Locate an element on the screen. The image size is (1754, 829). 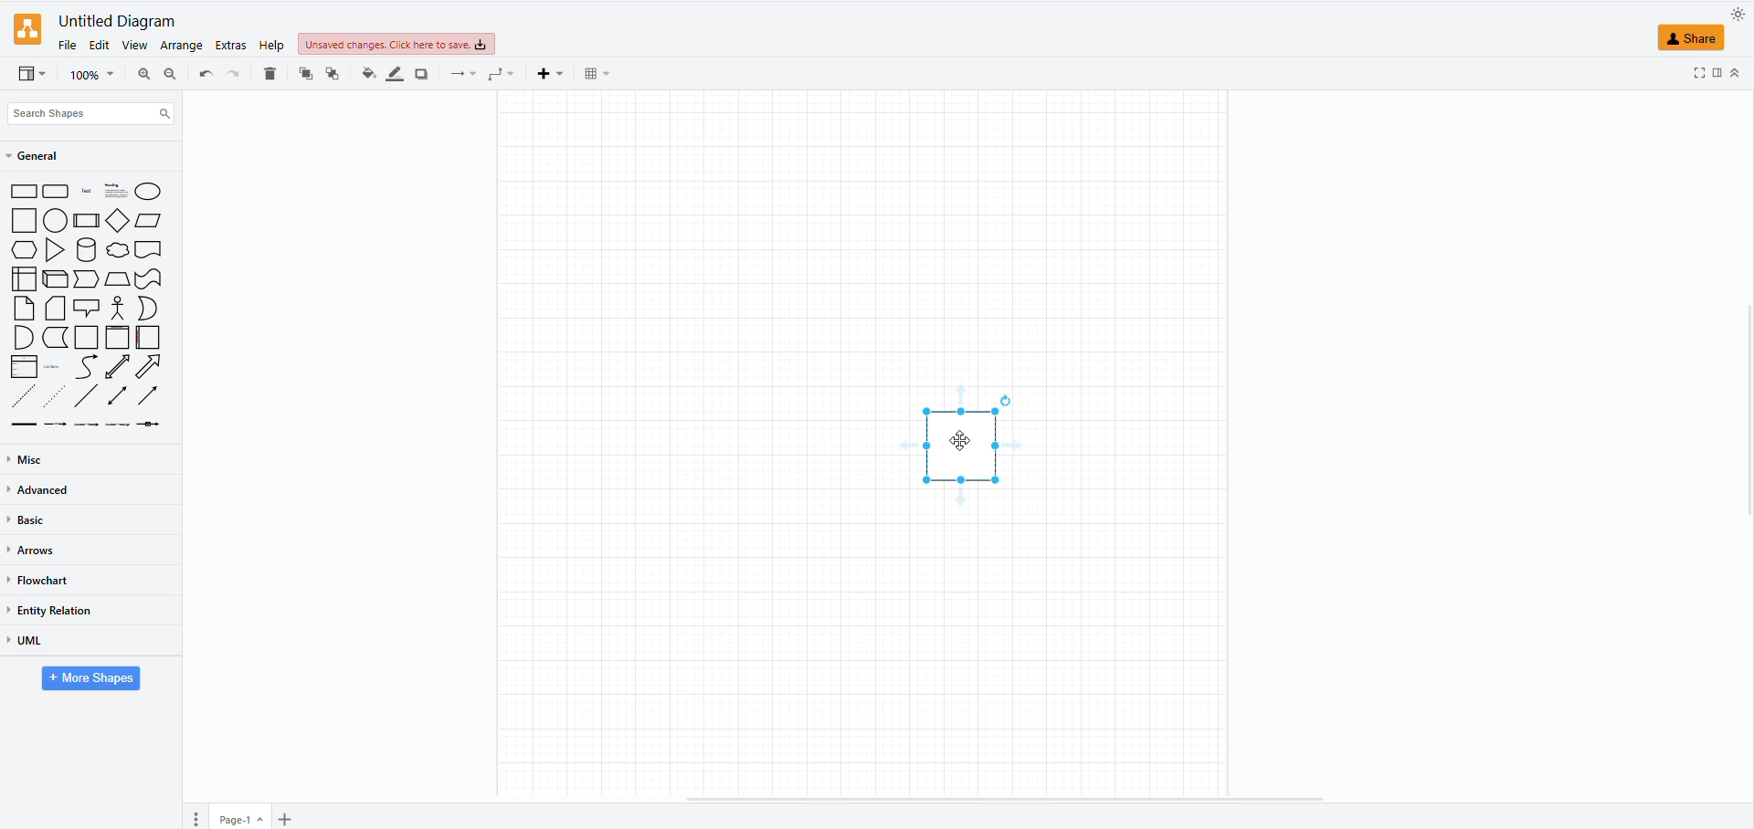
parellelogram is located at coordinates (150, 221).